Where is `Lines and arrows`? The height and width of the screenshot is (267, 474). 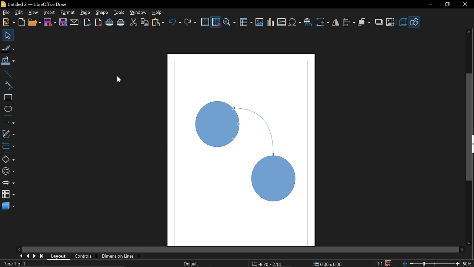 Lines and arrows is located at coordinates (8, 122).